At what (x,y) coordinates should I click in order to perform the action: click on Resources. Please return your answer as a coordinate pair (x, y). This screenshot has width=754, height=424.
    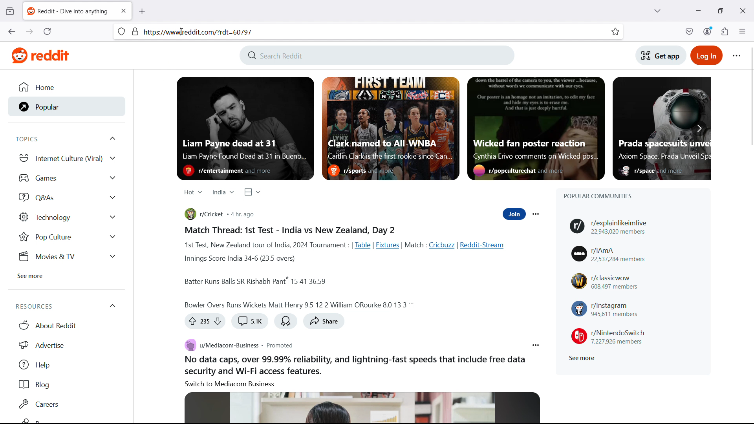
    Looking at the image, I should click on (64, 306).